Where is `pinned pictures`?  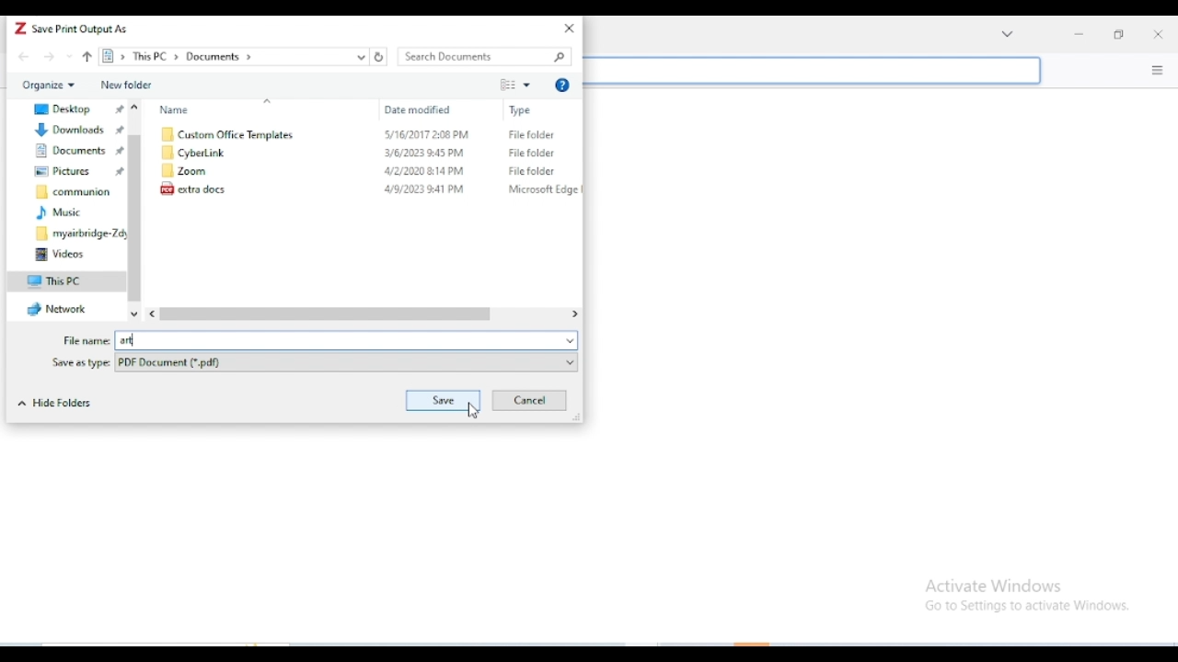
pinned pictures is located at coordinates (77, 170).